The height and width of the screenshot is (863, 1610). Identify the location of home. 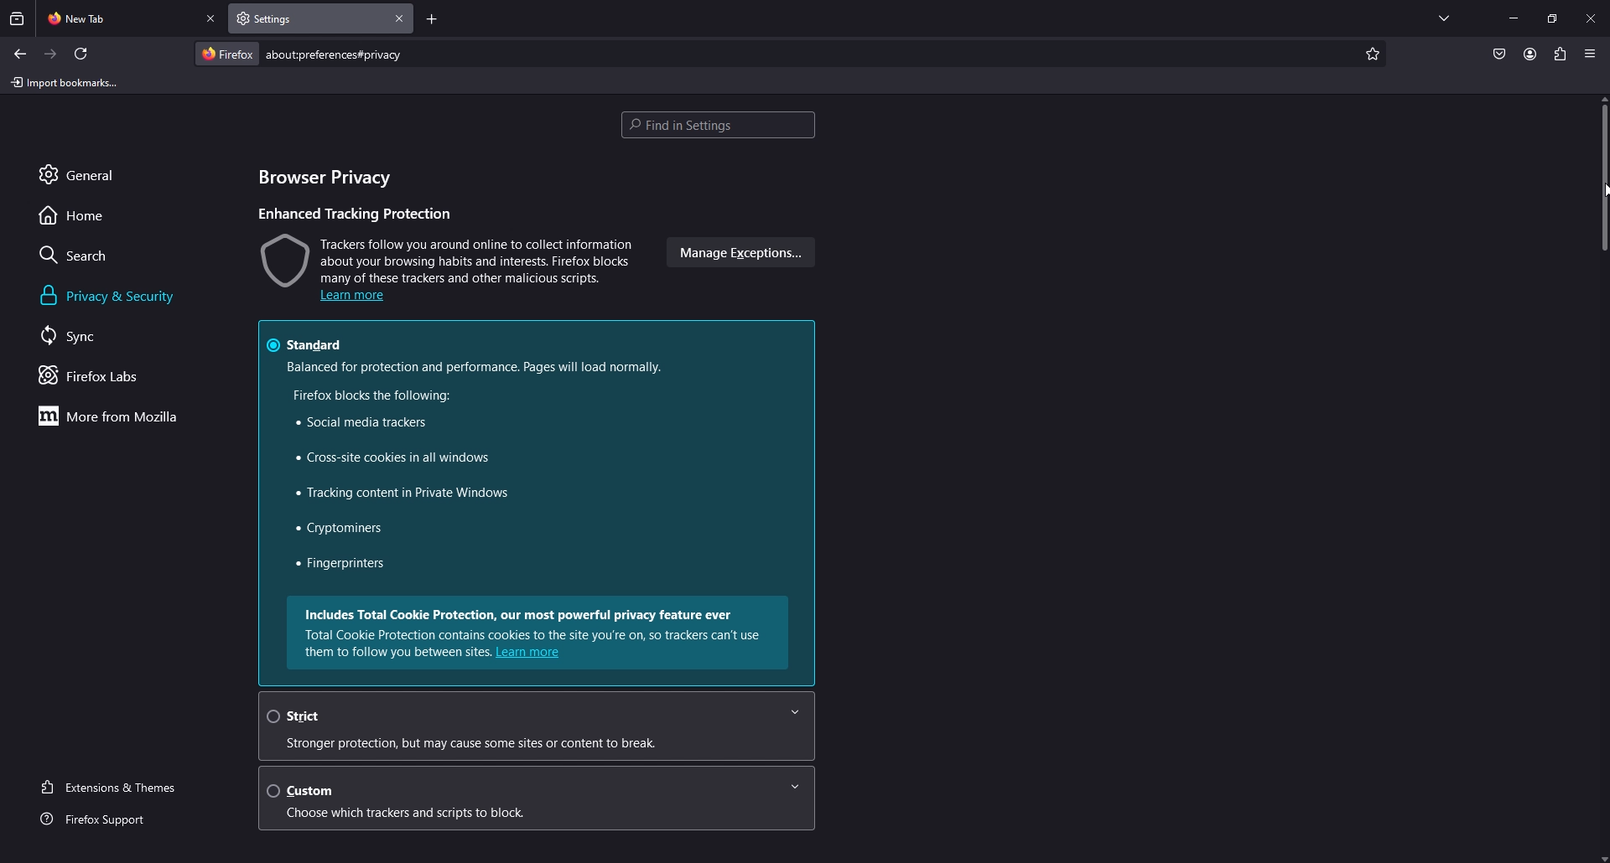
(86, 214).